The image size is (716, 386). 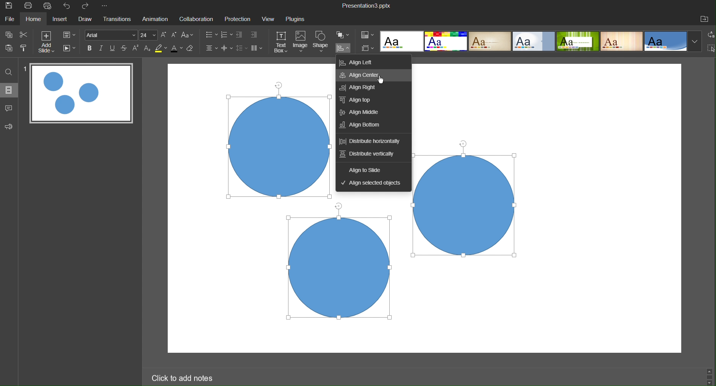 What do you see at coordinates (63, 20) in the screenshot?
I see `Insert` at bounding box center [63, 20].